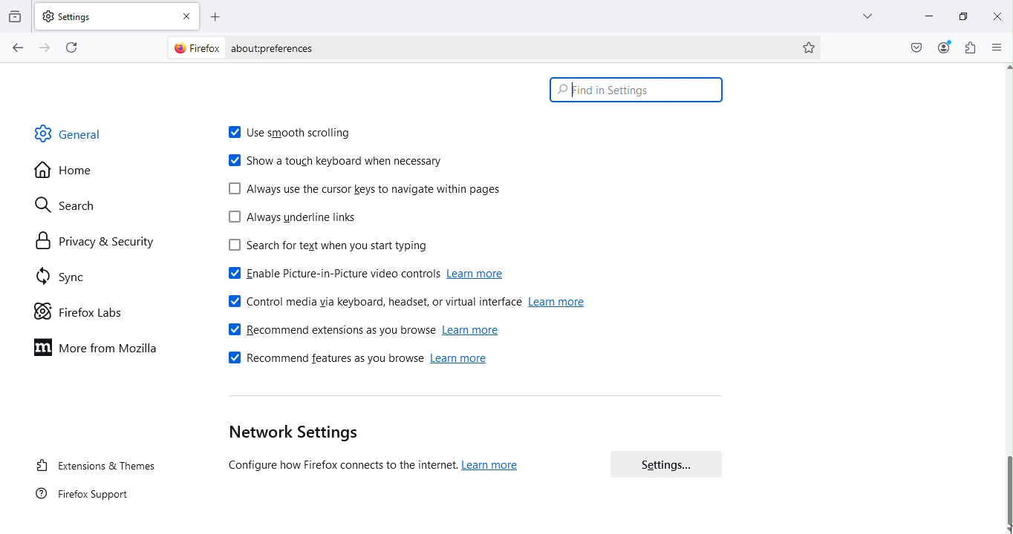 The image size is (1013, 534). What do you see at coordinates (636, 88) in the screenshot?
I see `Search bar` at bounding box center [636, 88].